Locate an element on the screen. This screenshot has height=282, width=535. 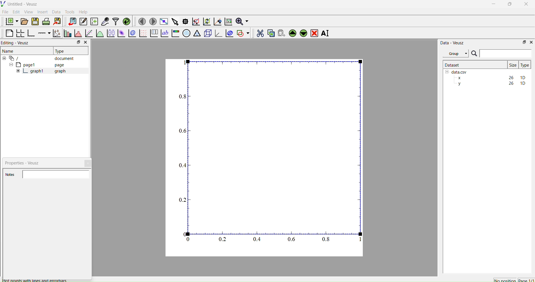
Insert is located at coordinates (43, 12).